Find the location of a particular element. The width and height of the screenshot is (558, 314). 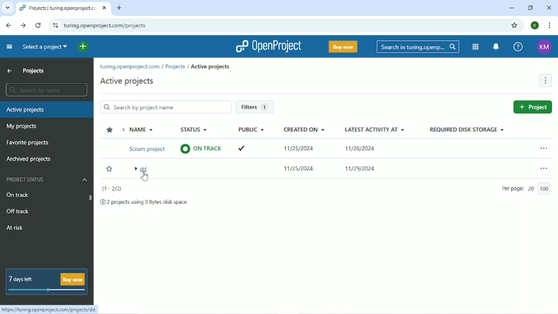

On track is located at coordinates (20, 194).